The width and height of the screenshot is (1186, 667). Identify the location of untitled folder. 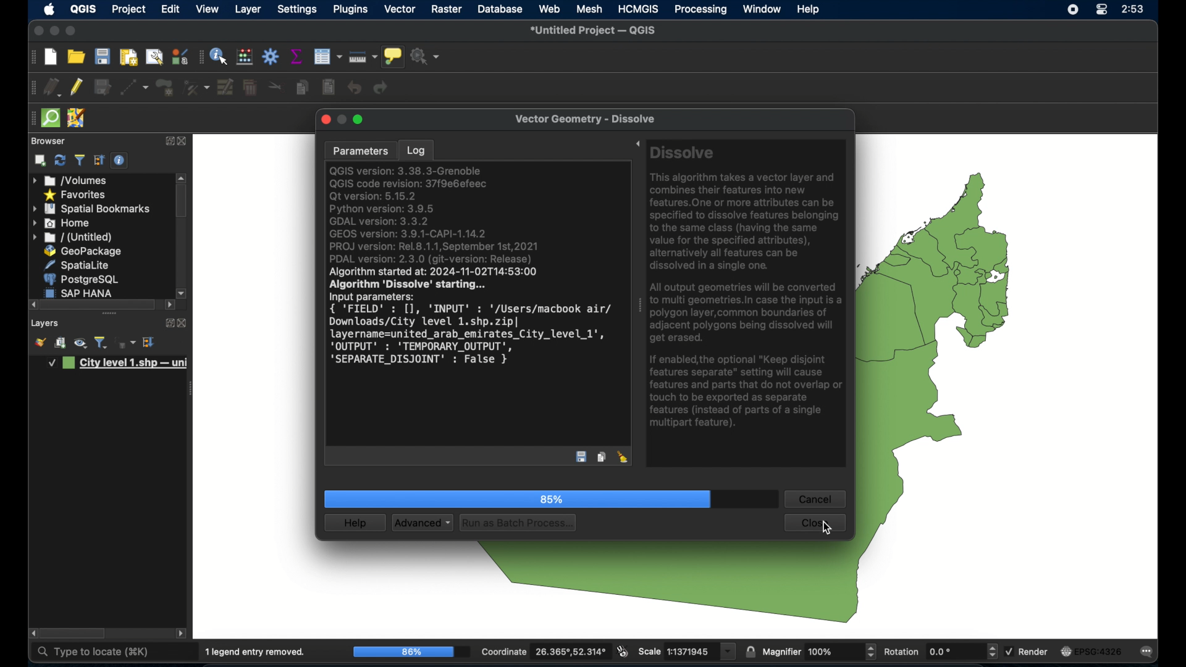
(74, 238).